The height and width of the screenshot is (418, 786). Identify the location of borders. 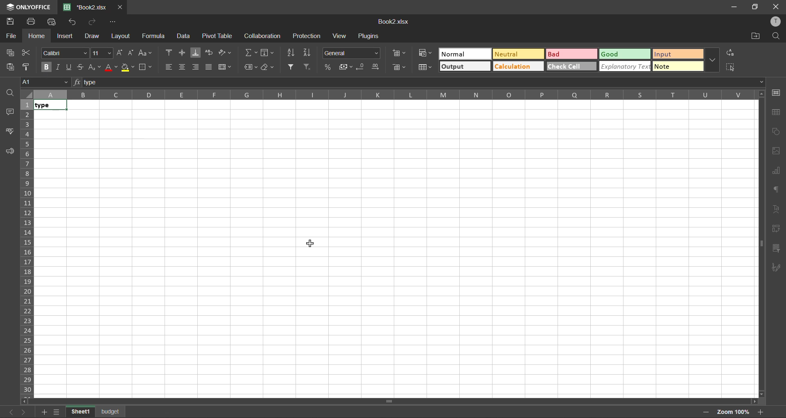
(145, 68).